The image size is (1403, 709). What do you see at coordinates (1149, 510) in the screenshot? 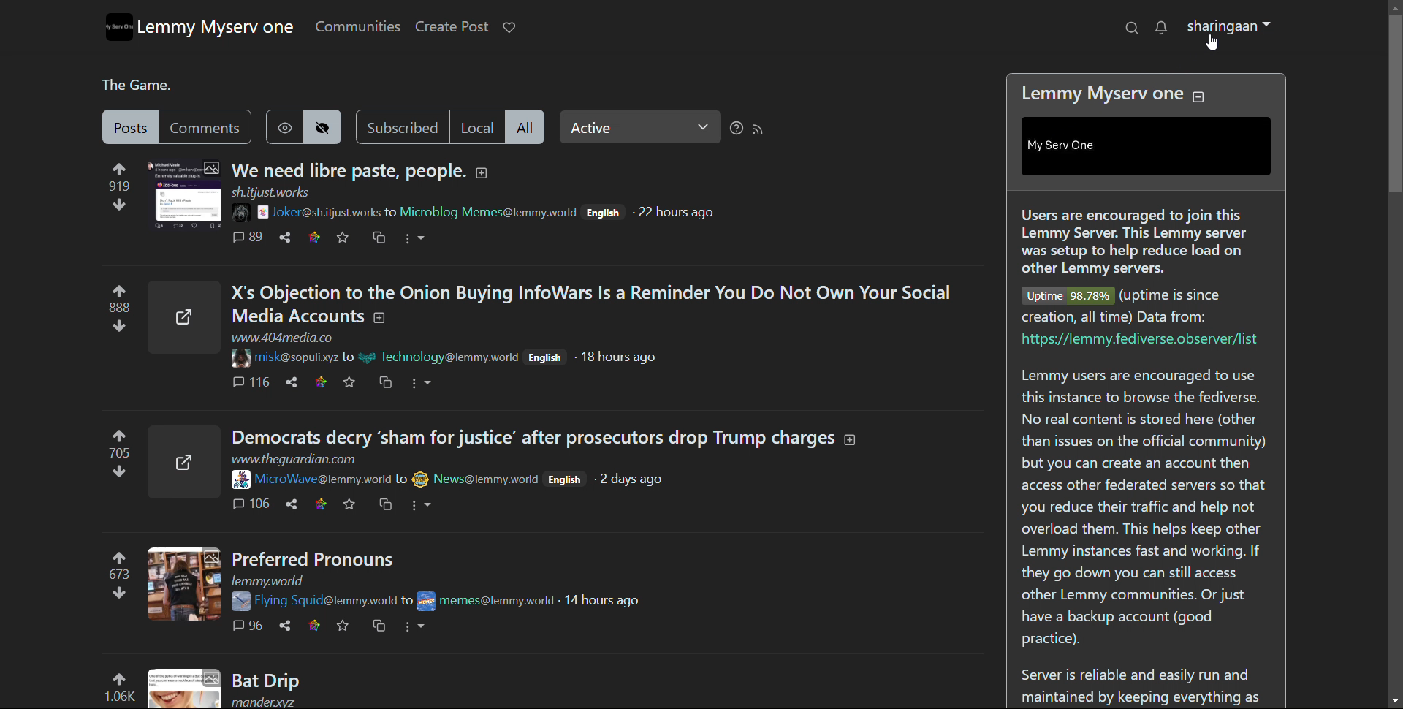
I see `Lemmy users are encouraged to use
this instance to browse the fediverse.
No real content is stored here (other
than issues on the official community)
but you can create an account then
access other federated servers so that
you reduce their traffic and help not
overload them. This helps keep other
Lemmy instances fast and working. If
they go down you can still access
other Lemmy communities. Or just
have a backup account (good
practice).` at bounding box center [1149, 510].